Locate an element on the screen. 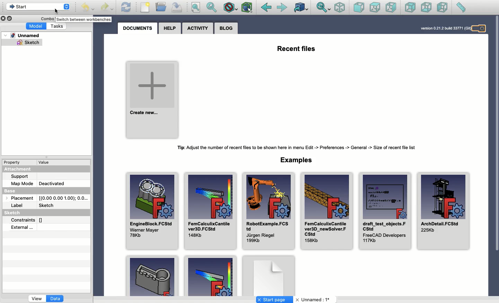 This screenshot has width=499, height=303. Workbench is located at coordinates (34, 8).